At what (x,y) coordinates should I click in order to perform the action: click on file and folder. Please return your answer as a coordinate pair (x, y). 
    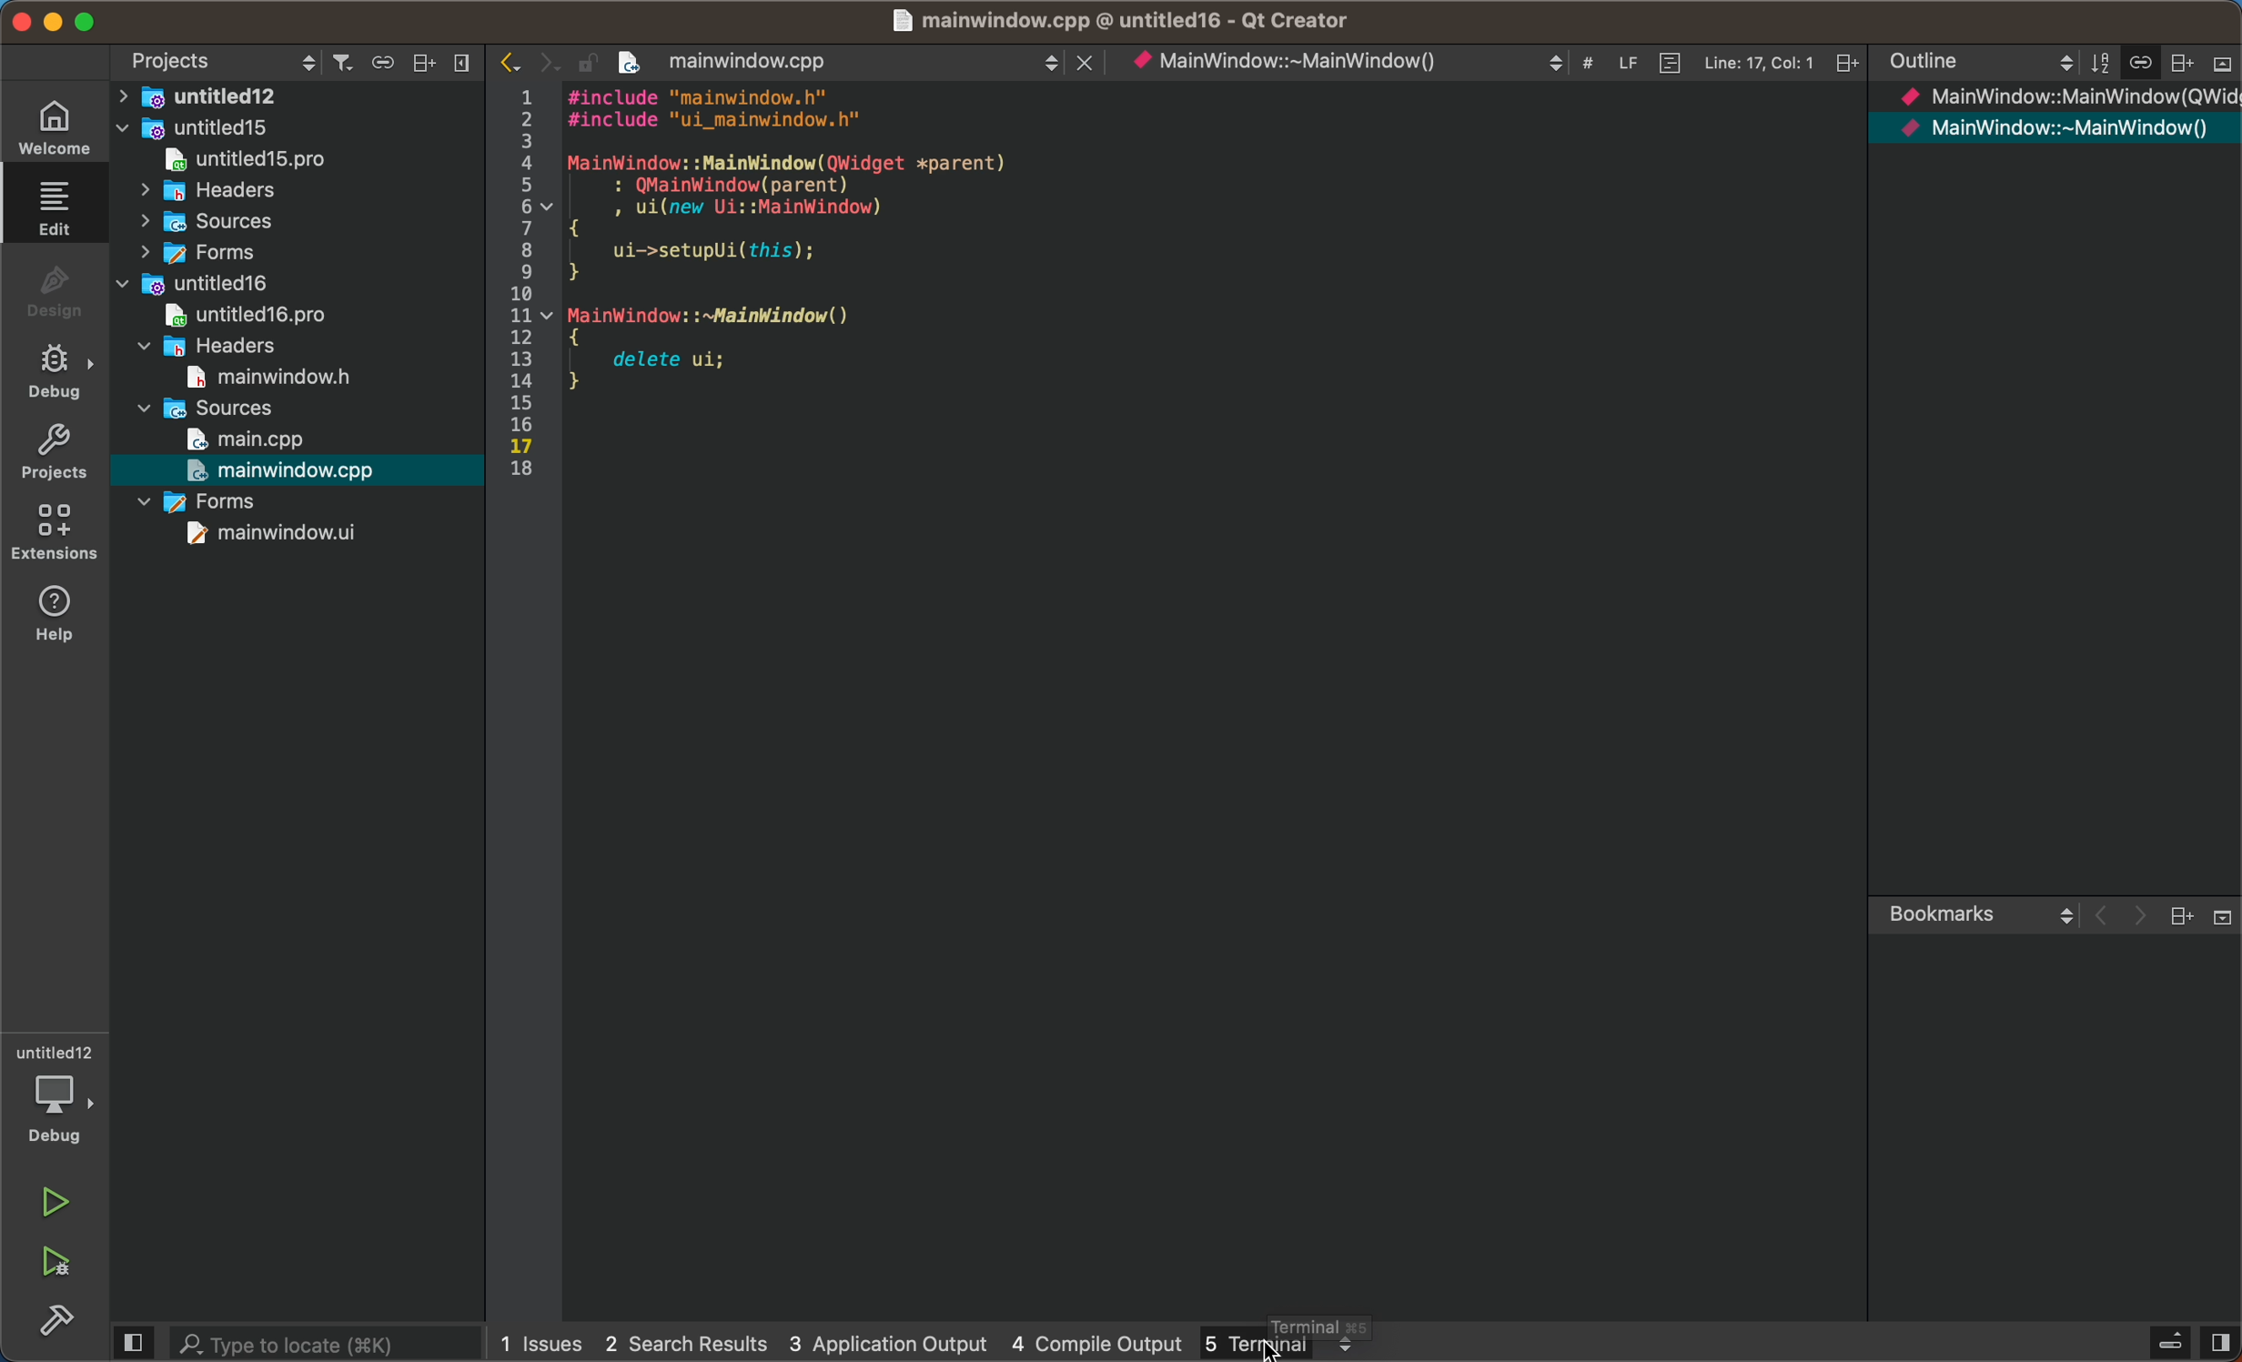
    Looking at the image, I should click on (292, 254).